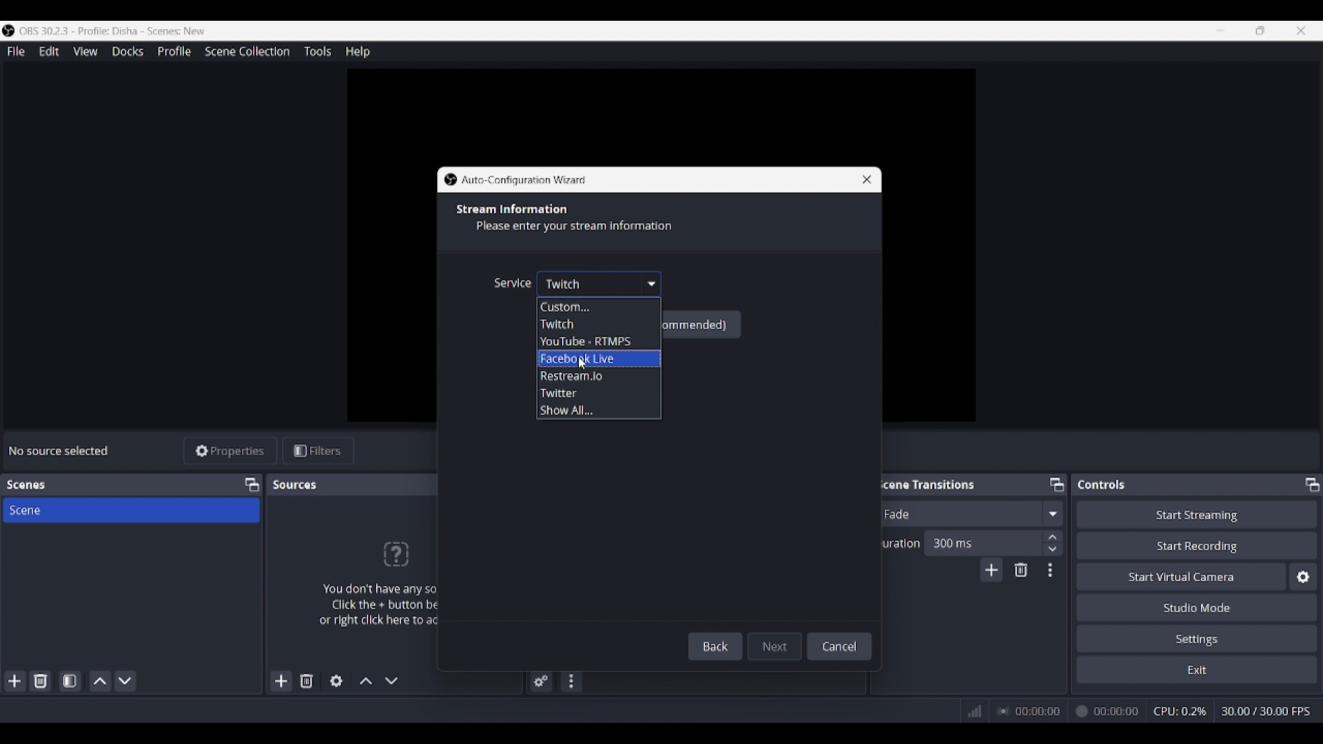 This screenshot has height=744, width=1323. I want to click on Move scene down, so click(125, 681).